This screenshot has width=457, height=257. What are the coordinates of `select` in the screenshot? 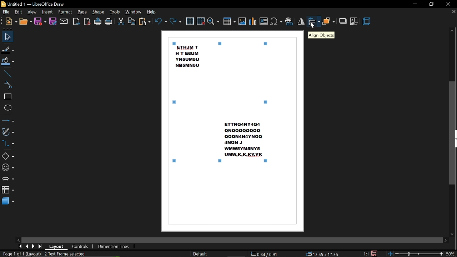 It's located at (7, 37).